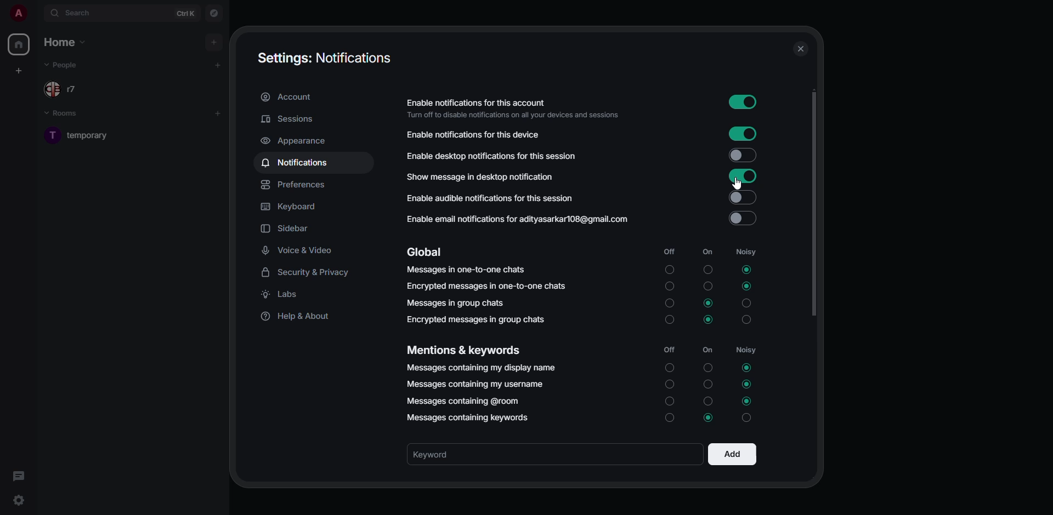 The width and height of the screenshot is (1053, 515). Describe the element at coordinates (488, 287) in the screenshot. I see `encrypted messages in one on one chats` at that location.